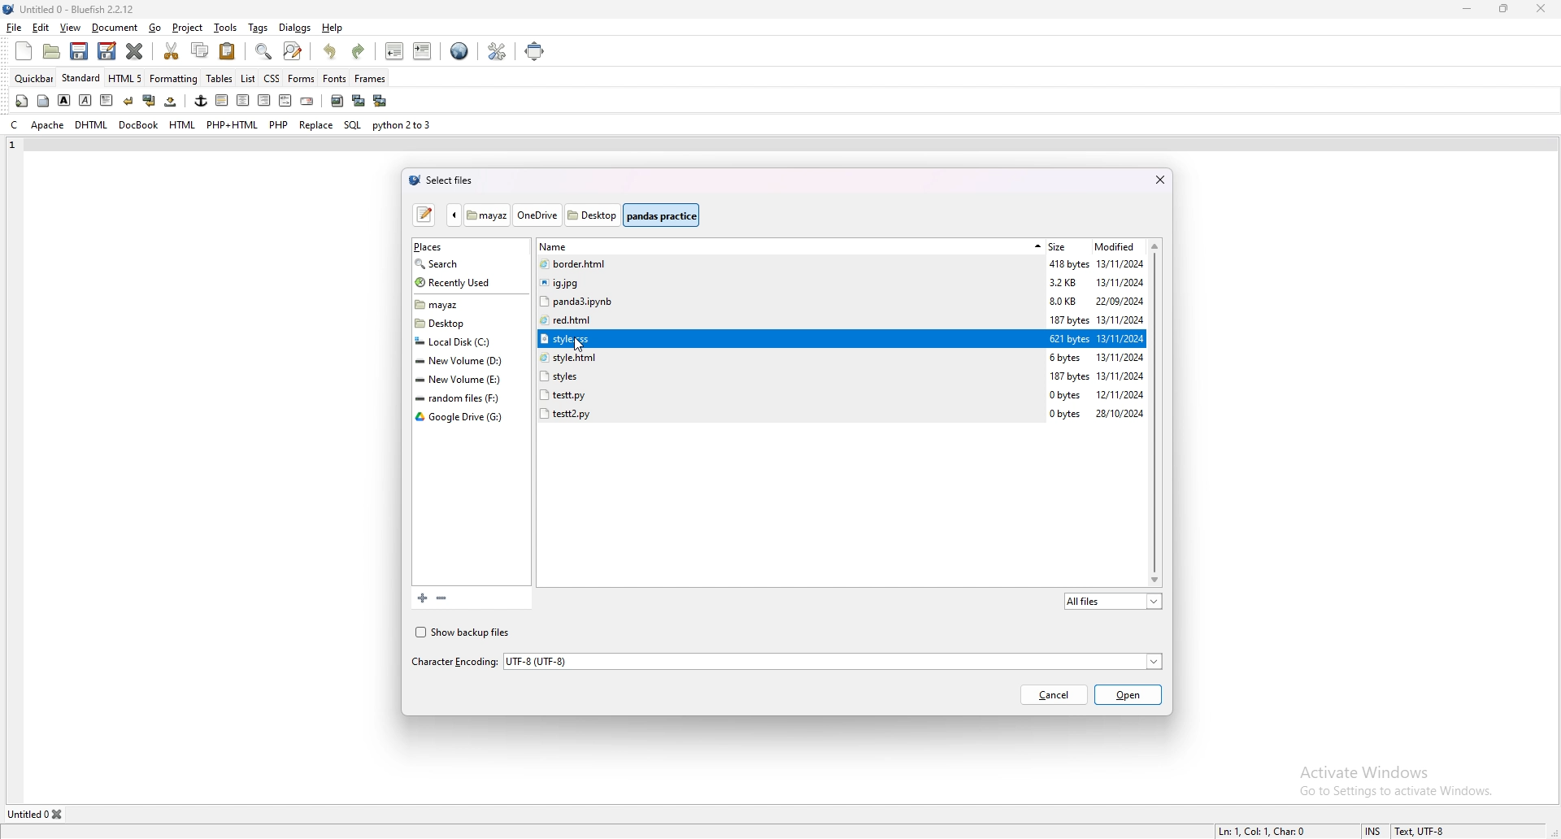  Describe the element at coordinates (59, 815) in the screenshot. I see `close tab` at that location.